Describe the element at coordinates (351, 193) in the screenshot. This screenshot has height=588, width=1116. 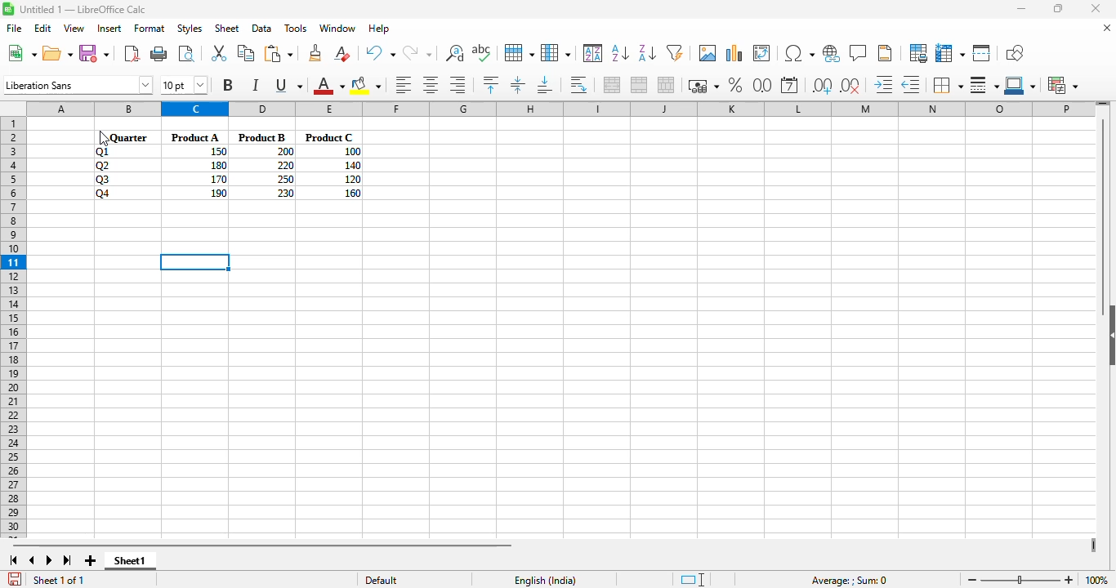
I see `160` at that location.